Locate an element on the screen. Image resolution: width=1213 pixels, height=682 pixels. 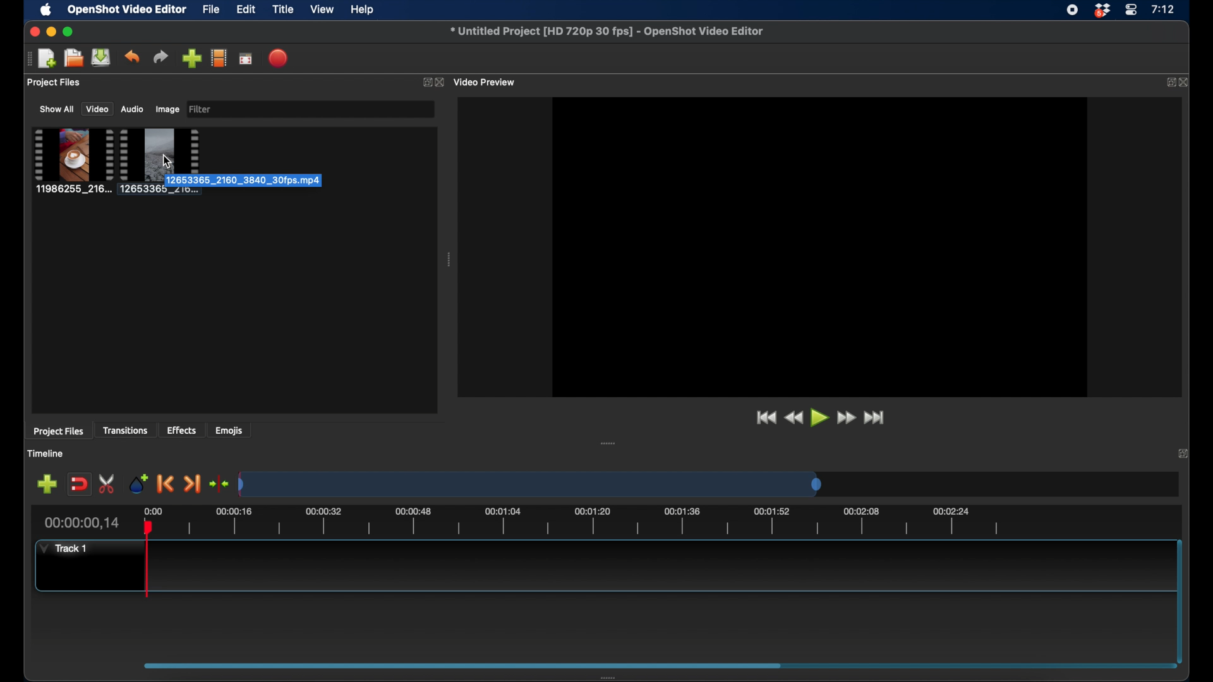
file is located at coordinates (211, 9).